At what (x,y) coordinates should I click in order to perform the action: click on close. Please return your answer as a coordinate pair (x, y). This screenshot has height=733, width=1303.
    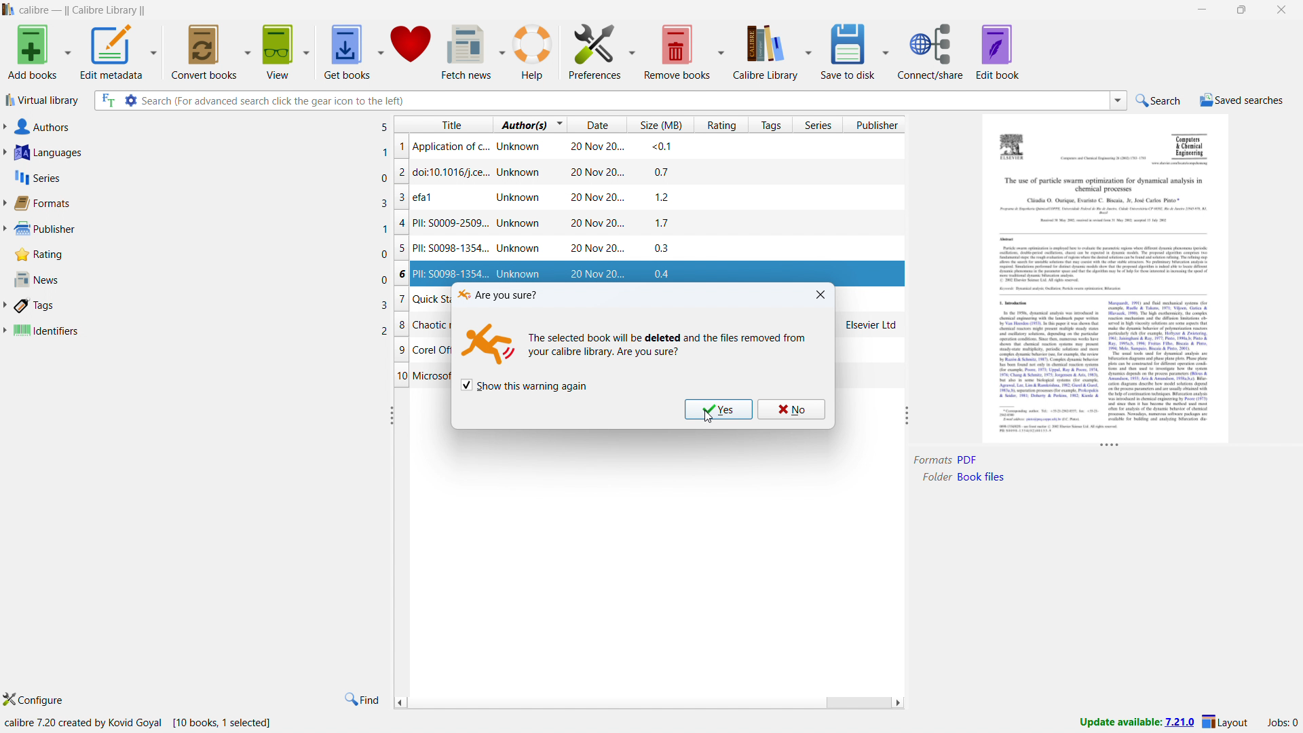
    Looking at the image, I should click on (1282, 10).